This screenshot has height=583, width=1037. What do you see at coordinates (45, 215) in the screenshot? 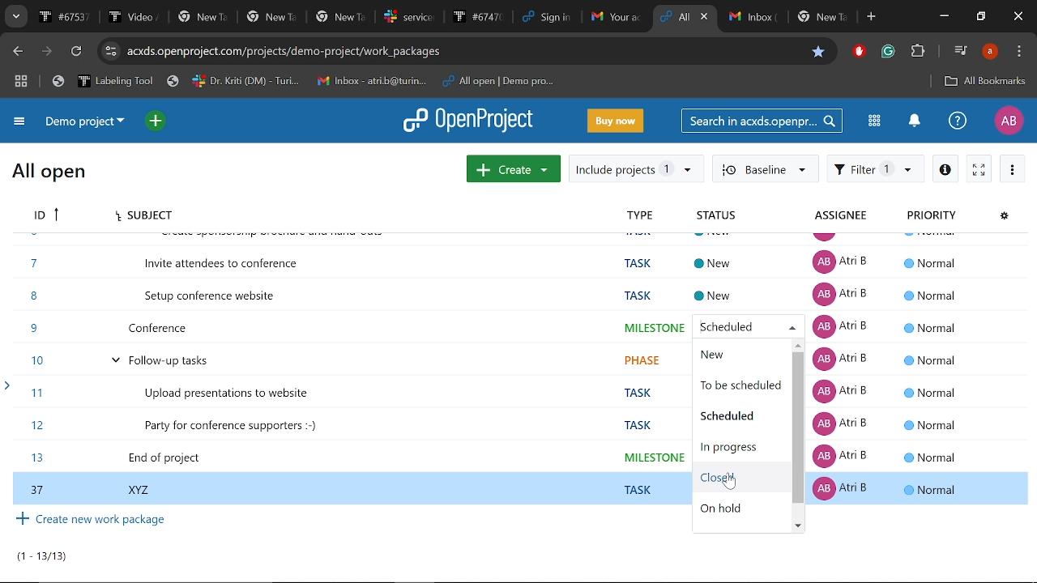
I see `Task Id` at bounding box center [45, 215].